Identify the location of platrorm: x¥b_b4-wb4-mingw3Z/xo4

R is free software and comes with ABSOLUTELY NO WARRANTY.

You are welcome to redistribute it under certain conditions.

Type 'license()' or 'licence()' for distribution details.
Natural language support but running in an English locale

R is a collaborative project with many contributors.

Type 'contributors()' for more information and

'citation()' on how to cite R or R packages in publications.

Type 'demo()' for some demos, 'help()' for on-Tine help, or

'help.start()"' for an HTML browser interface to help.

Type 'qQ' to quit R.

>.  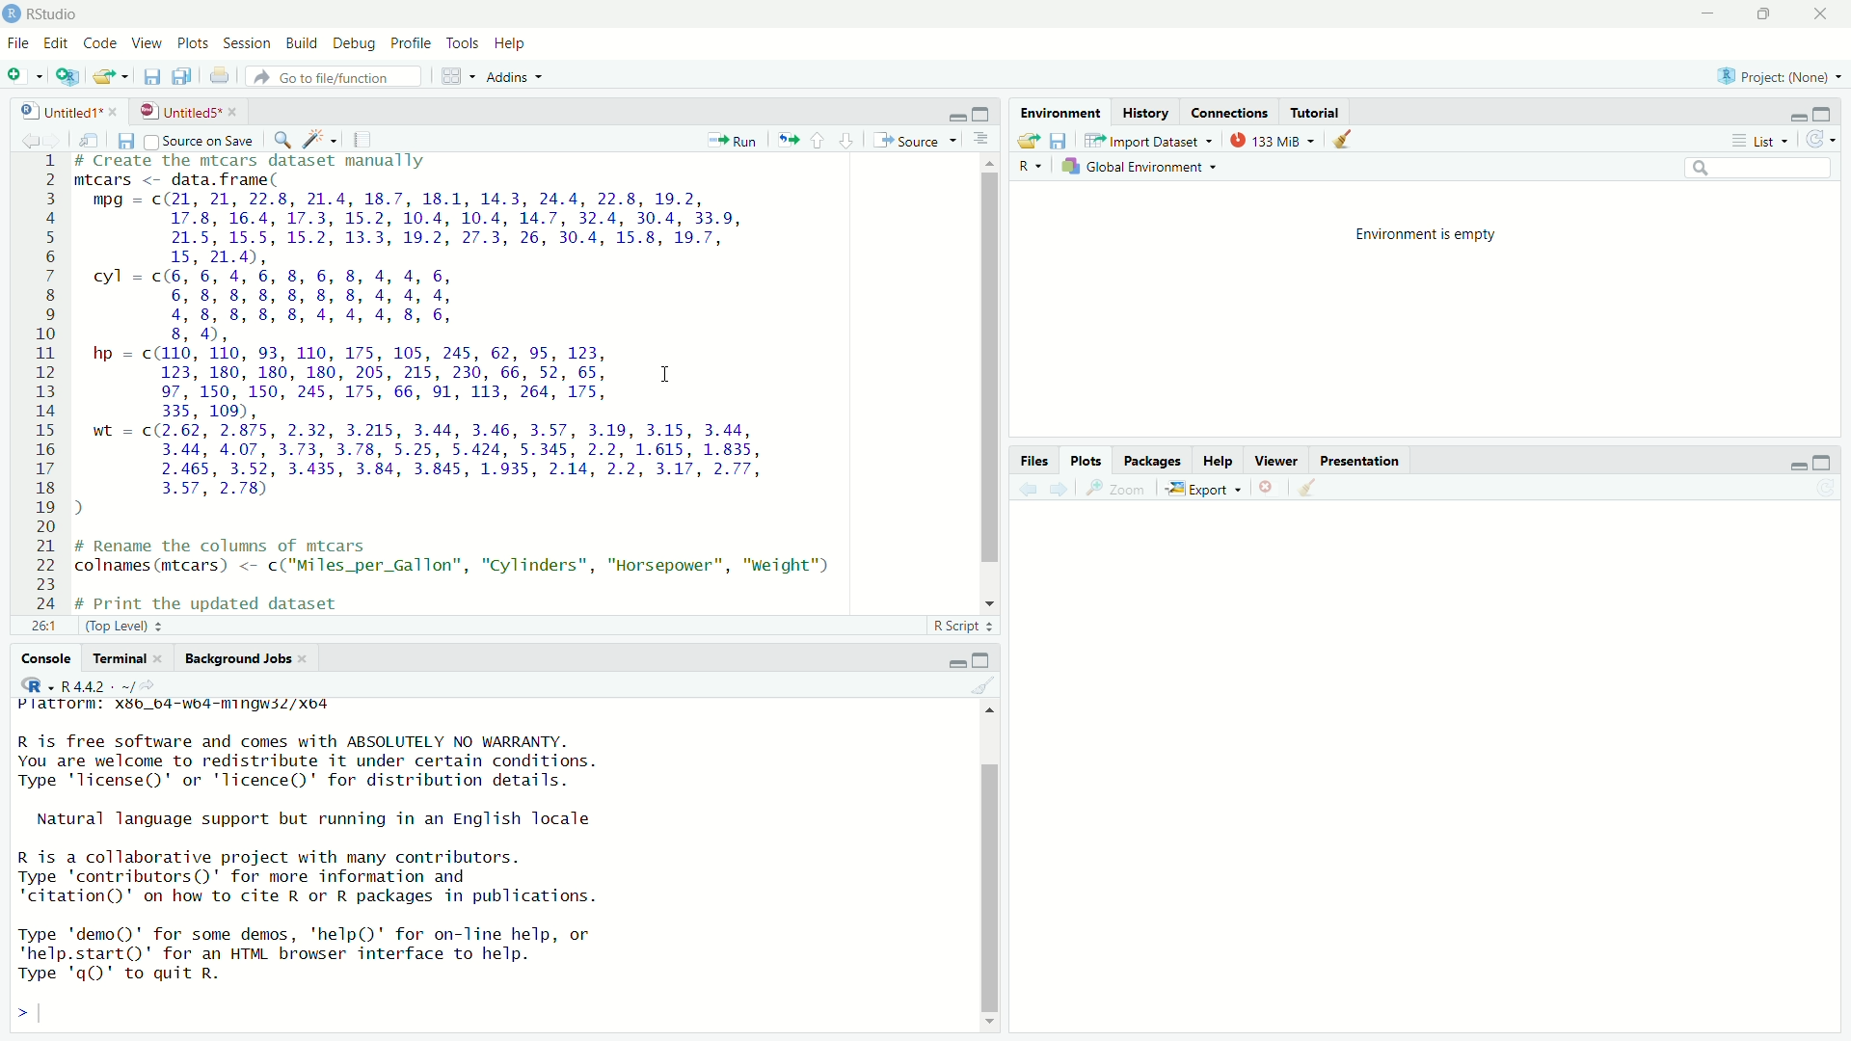
(370, 863).